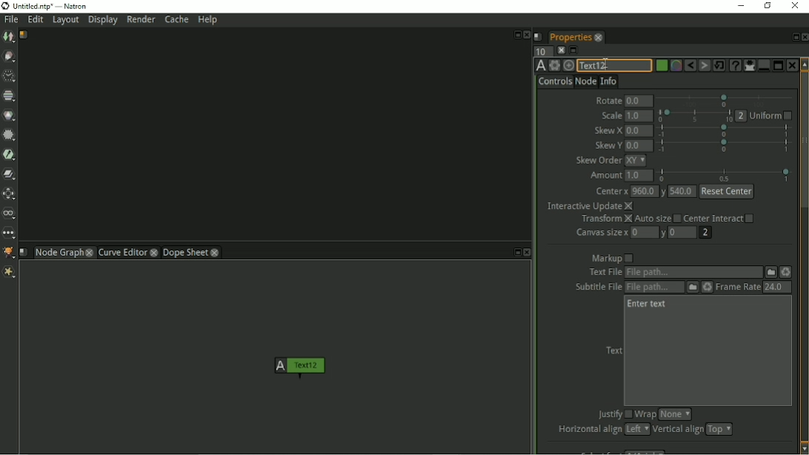  What do you see at coordinates (675, 66) in the screenshot?
I see `Overlay color` at bounding box center [675, 66].